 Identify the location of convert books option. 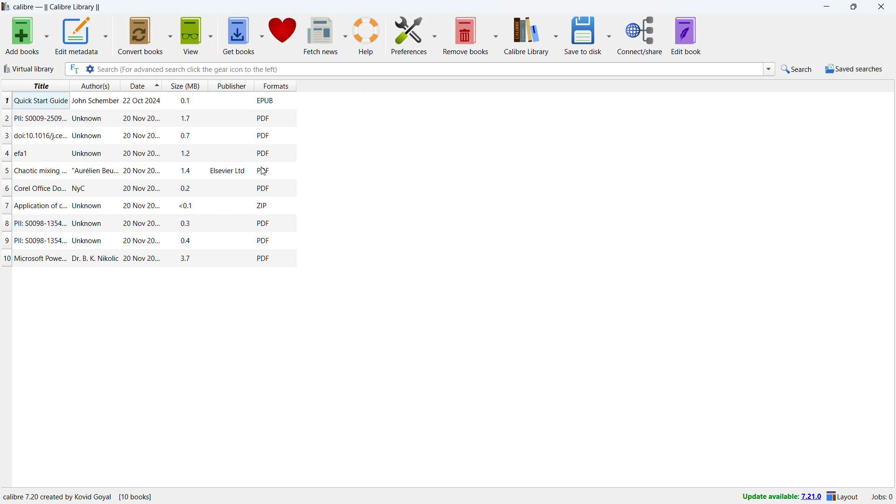
(171, 35).